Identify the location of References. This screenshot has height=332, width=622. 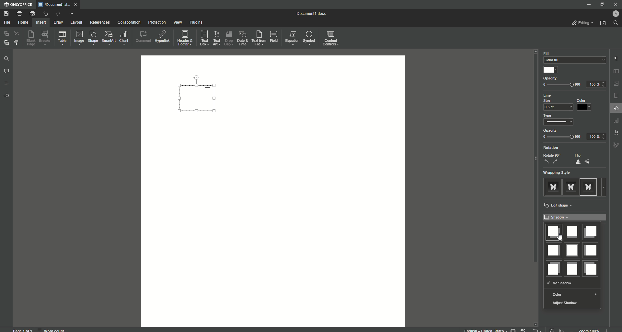
(100, 22).